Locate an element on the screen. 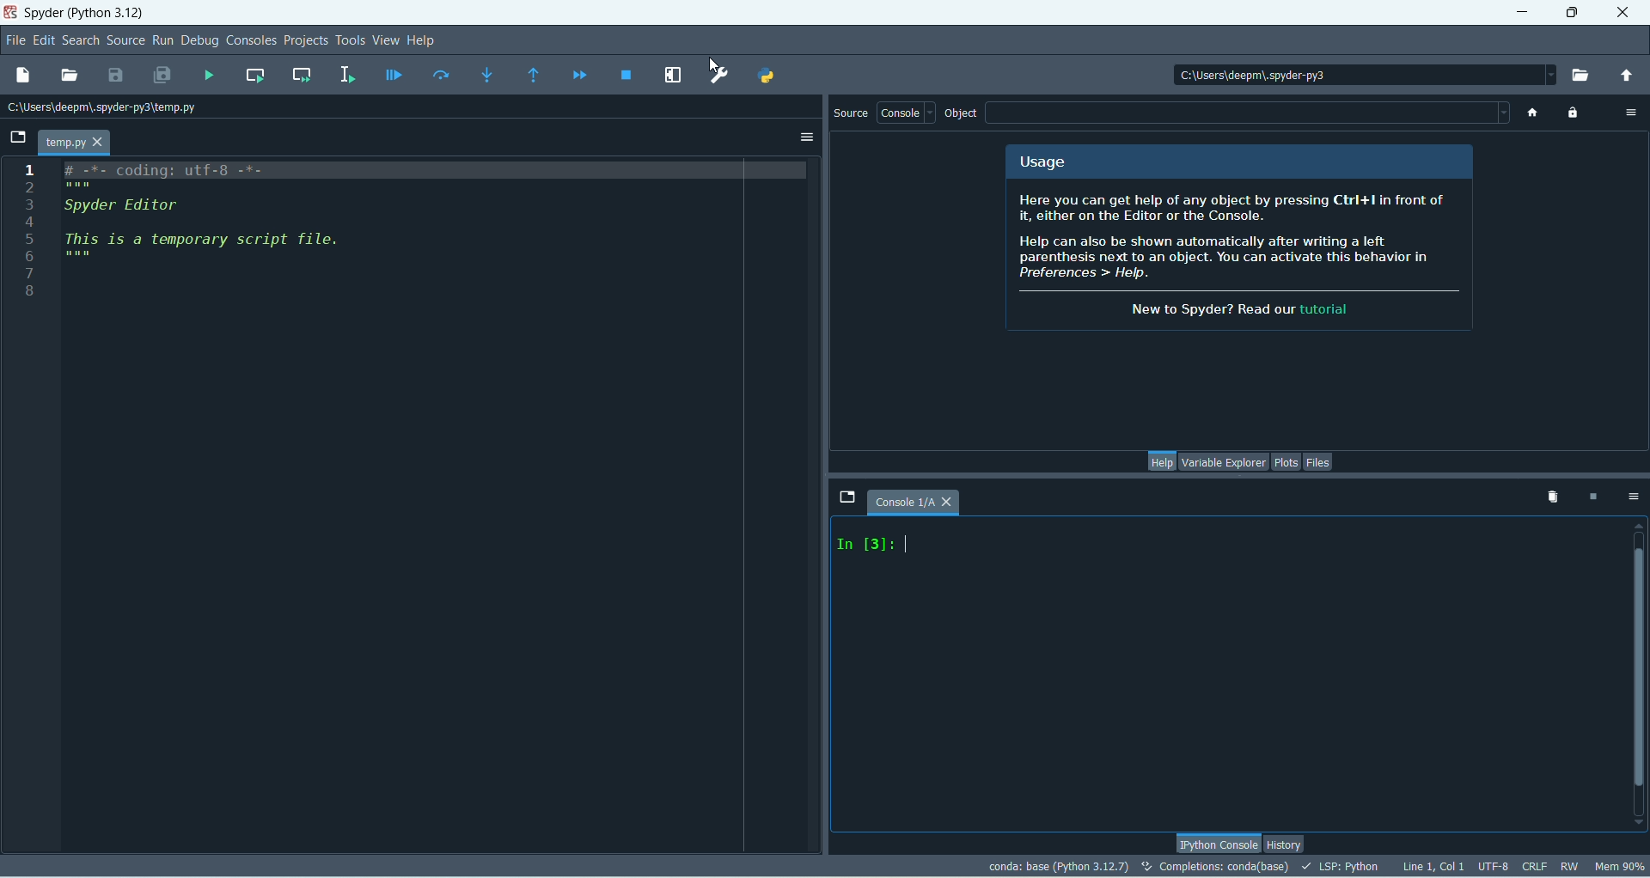 This screenshot has height=878, width=1650. browse tabs is located at coordinates (848, 500).